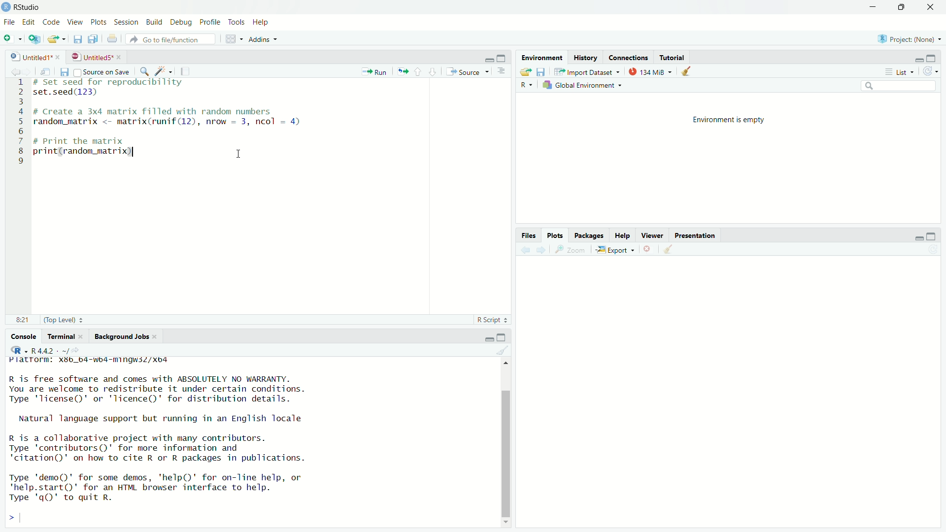 The width and height of the screenshot is (946, 532). Describe the element at coordinates (590, 237) in the screenshot. I see `Packages` at that location.